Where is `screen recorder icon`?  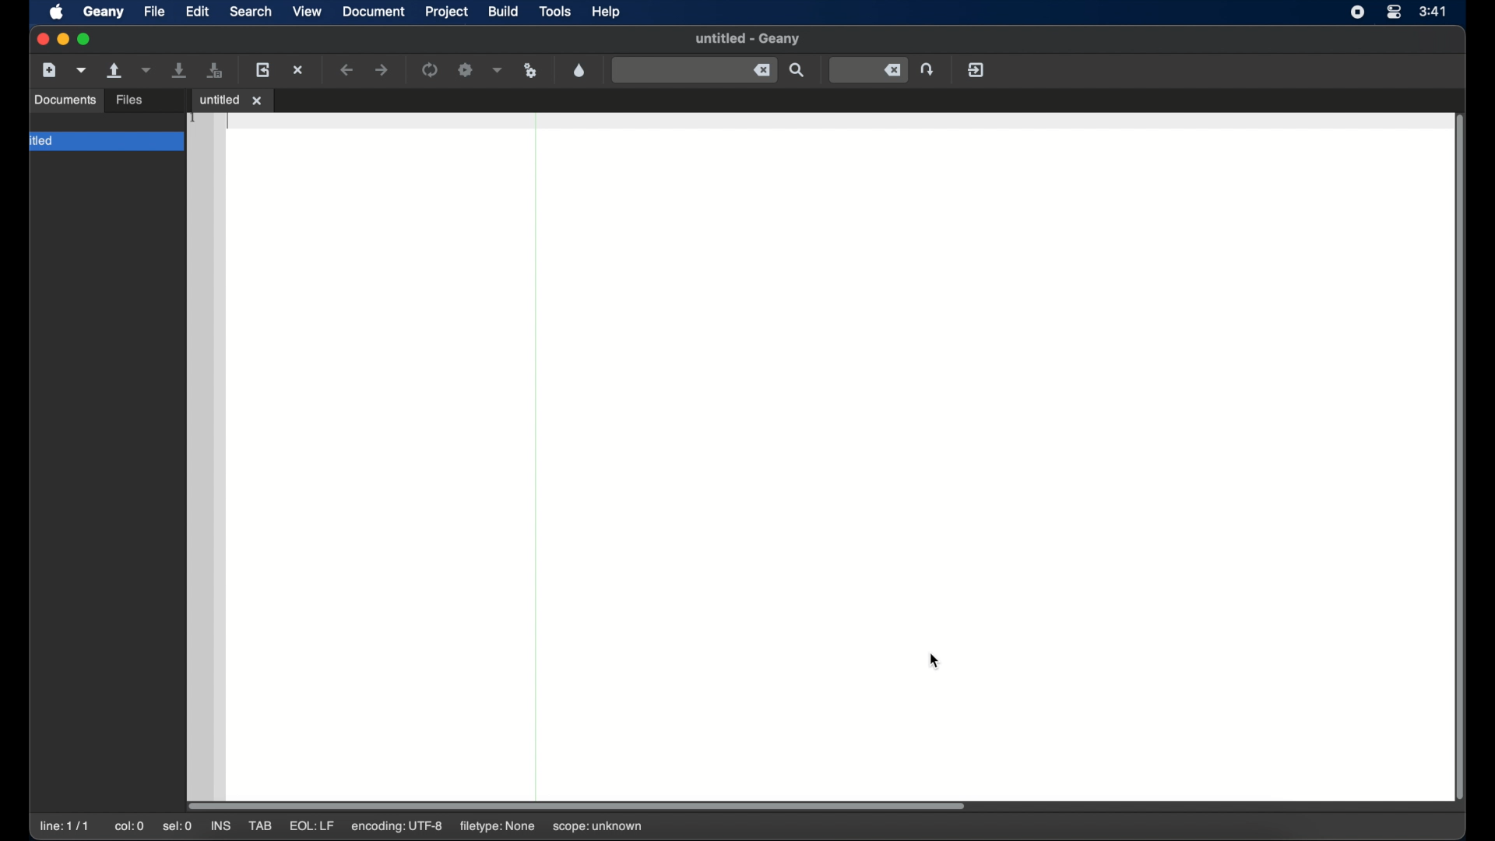 screen recorder icon is located at coordinates (1357, 12).